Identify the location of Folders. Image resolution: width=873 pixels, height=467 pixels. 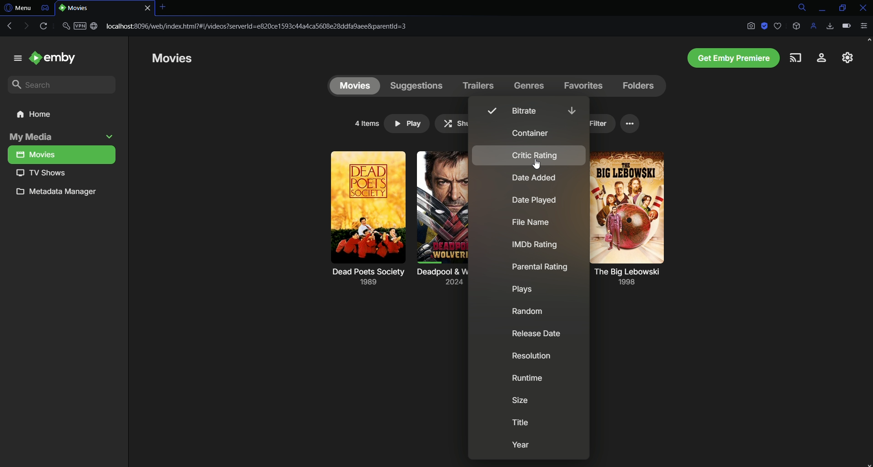
(637, 87).